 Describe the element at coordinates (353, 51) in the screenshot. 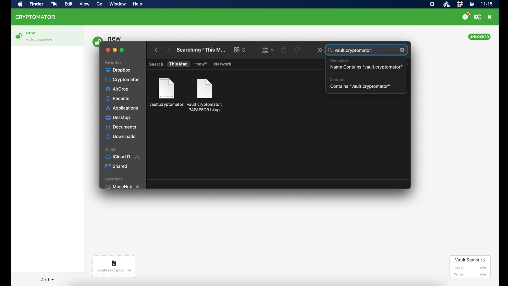

I see `vault.cryptomator` at that location.